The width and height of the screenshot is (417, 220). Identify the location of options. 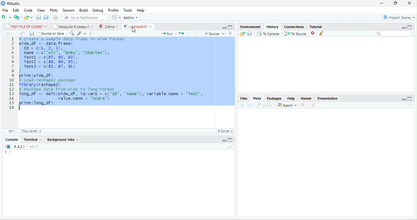
(116, 17).